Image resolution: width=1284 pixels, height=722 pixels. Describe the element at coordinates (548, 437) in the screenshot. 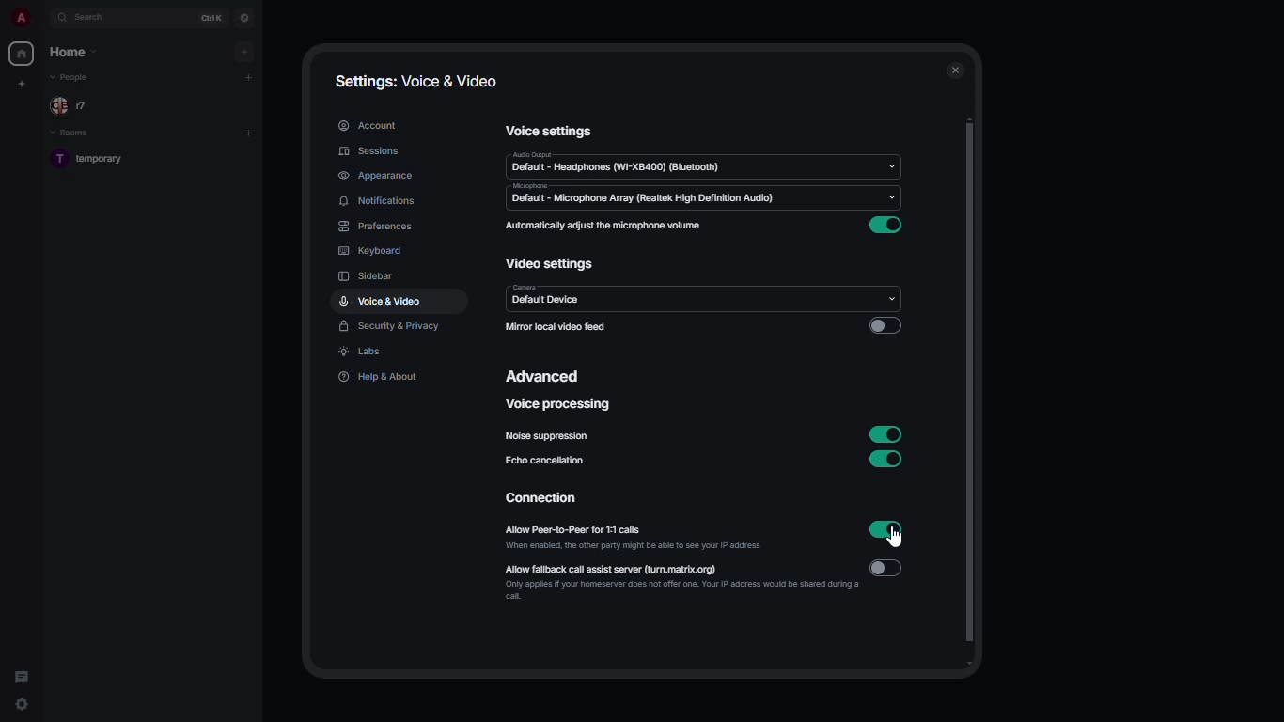

I see `noise suppression` at that location.